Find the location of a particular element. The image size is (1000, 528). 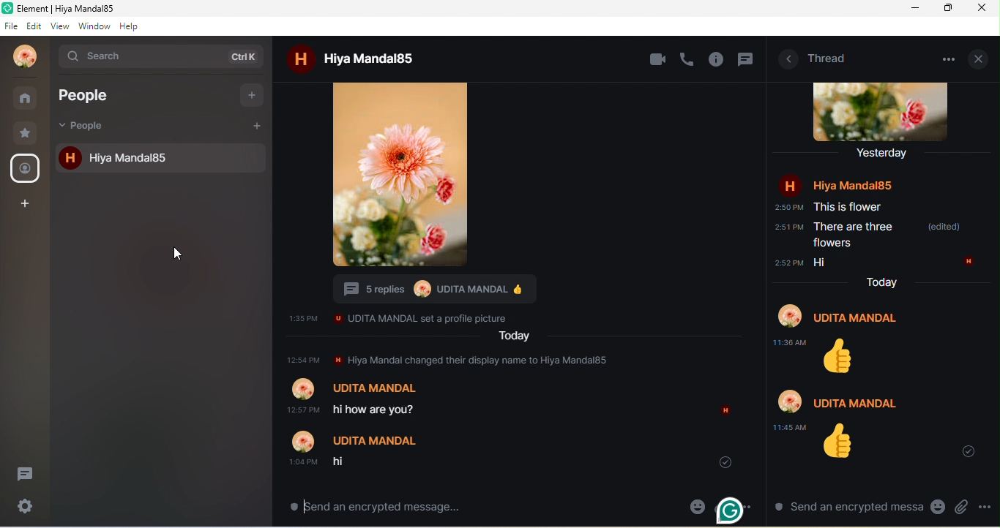

Profile picture is located at coordinates (421, 289).